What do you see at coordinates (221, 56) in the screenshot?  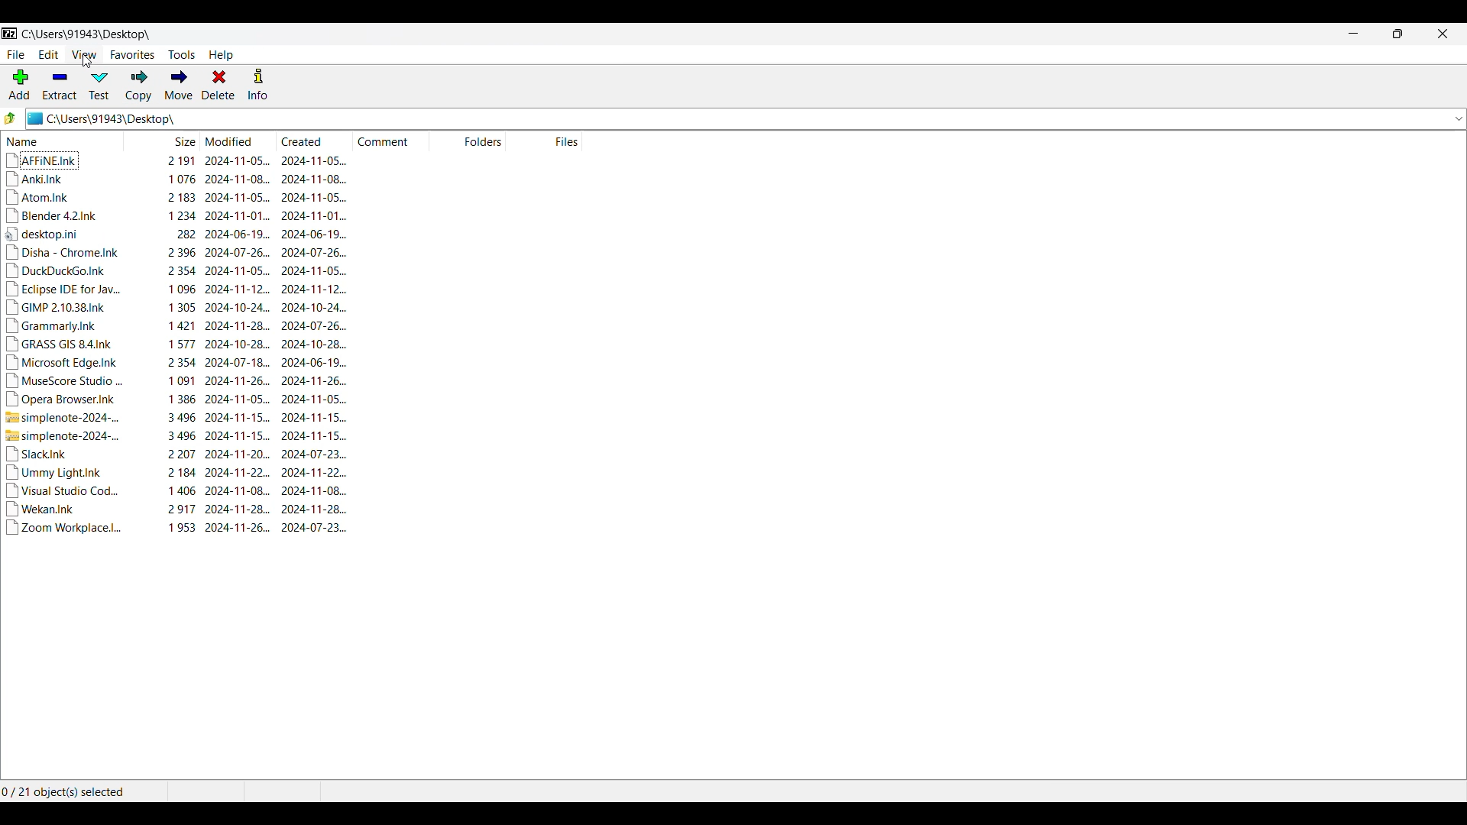 I see `Help` at bounding box center [221, 56].